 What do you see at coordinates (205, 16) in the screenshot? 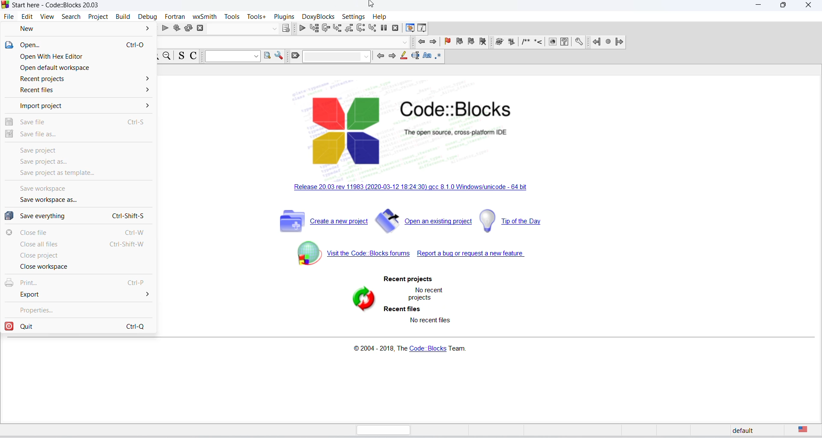
I see `wxSmith` at bounding box center [205, 16].